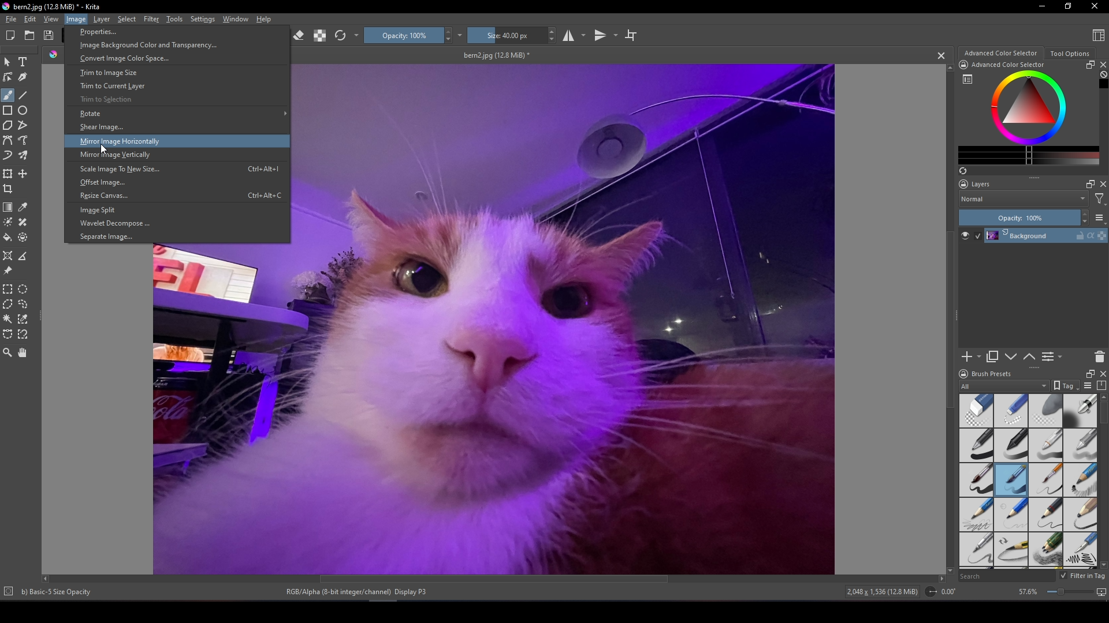  What do you see at coordinates (8, 77) in the screenshot?
I see `Edit shapes tool` at bounding box center [8, 77].